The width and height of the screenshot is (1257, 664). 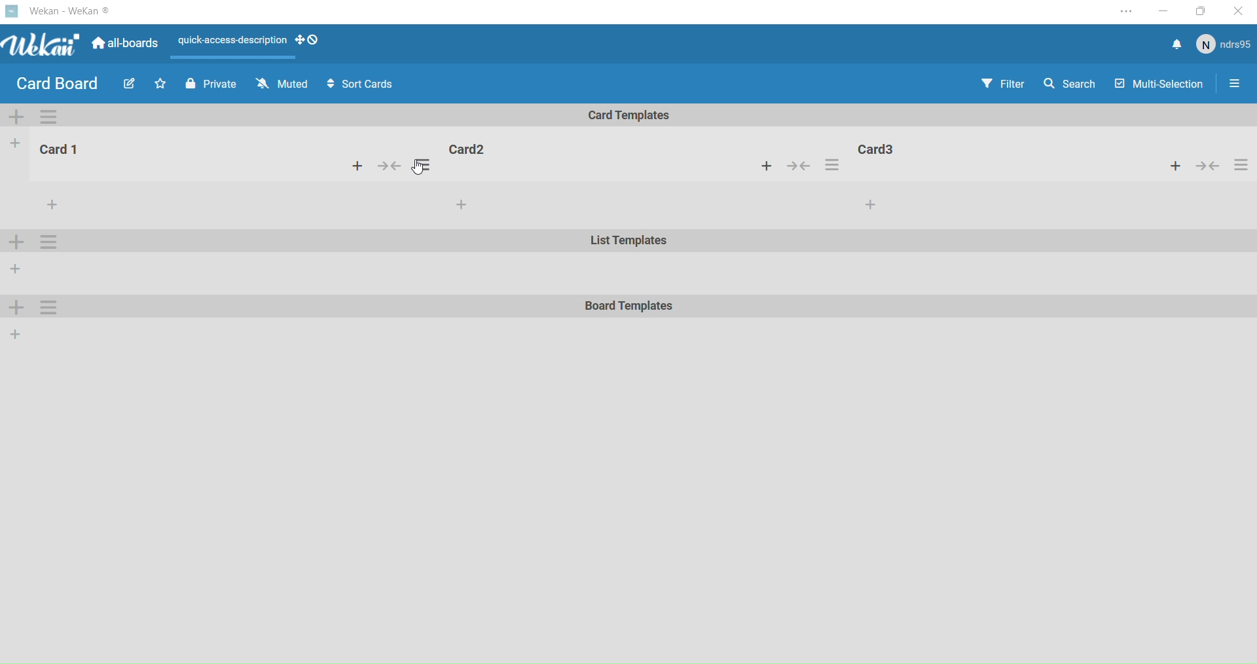 I want to click on Card Board, so click(x=56, y=85).